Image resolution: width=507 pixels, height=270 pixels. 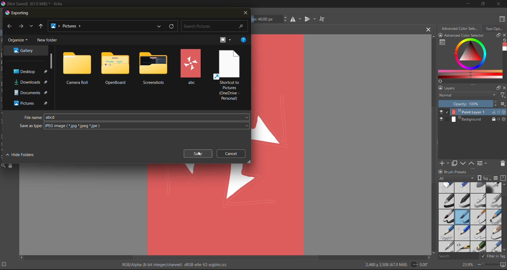 What do you see at coordinates (51, 60) in the screenshot?
I see `scroll bar` at bounding box center [51, 60].